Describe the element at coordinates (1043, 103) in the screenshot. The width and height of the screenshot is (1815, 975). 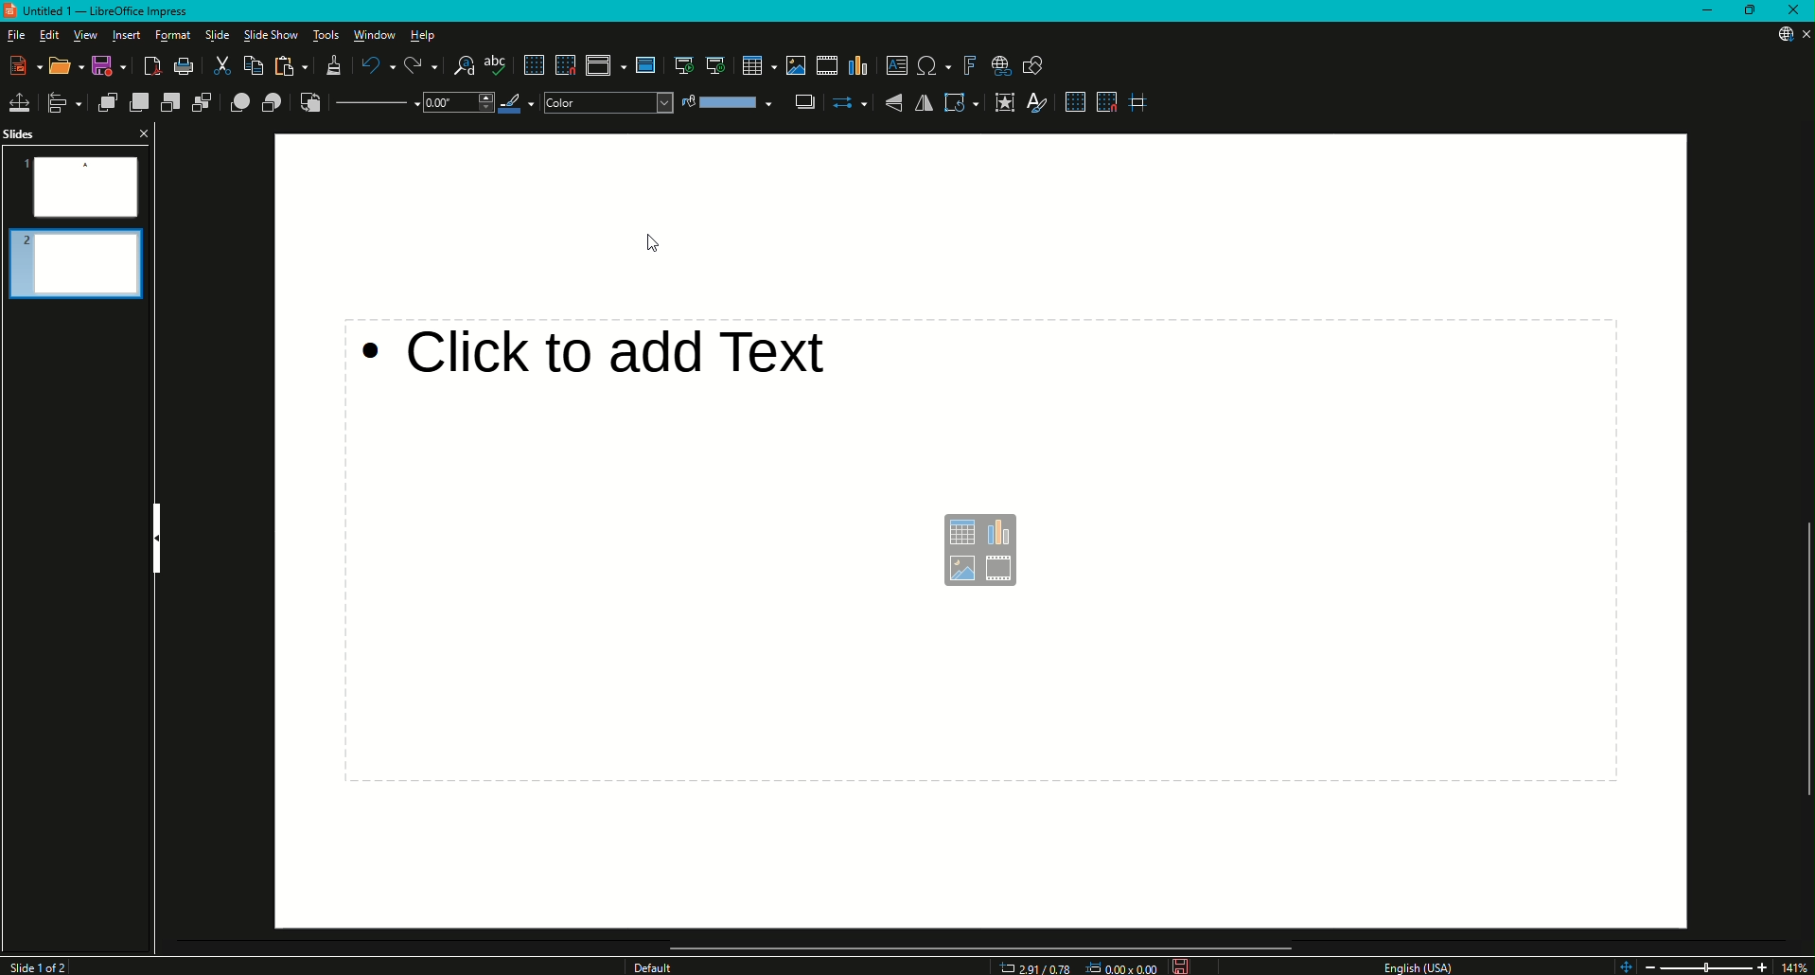
I see `Show Styles Sidebar` at that location.